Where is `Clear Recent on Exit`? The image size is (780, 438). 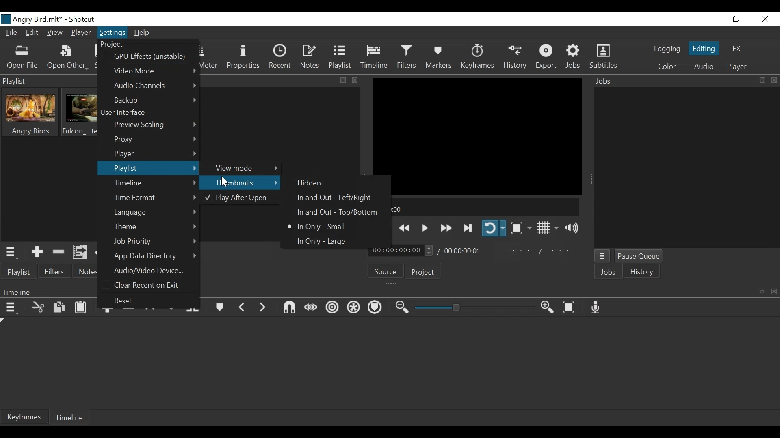
Clear Recent on Exit is located at coordinates (150, 285).